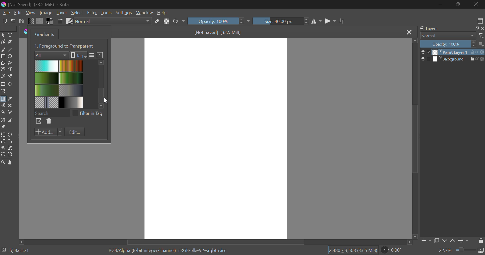  What do you see at coordinates (394, 250) in the screenshot?
I see `0.00°` at bounding box center [394, 250].